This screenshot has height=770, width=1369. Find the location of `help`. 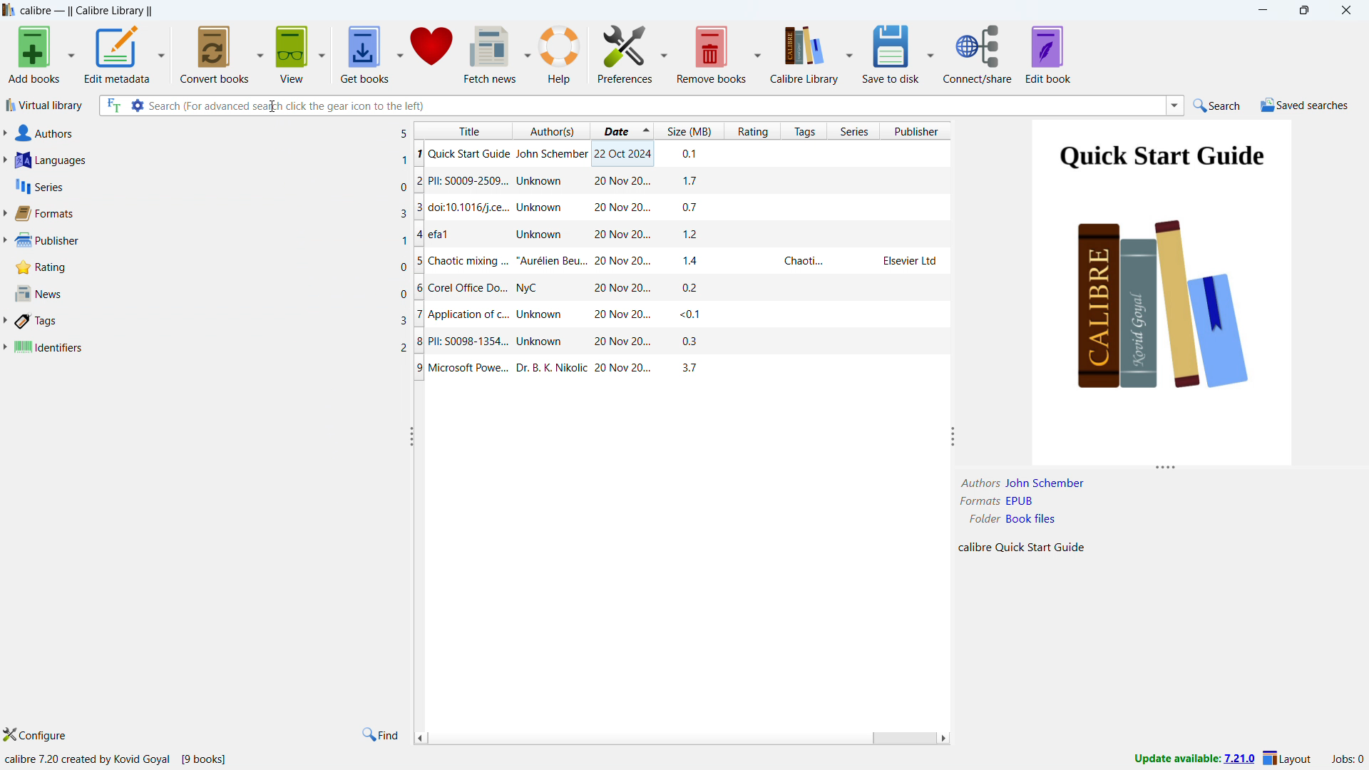

help is located at coordinates (560, 53).